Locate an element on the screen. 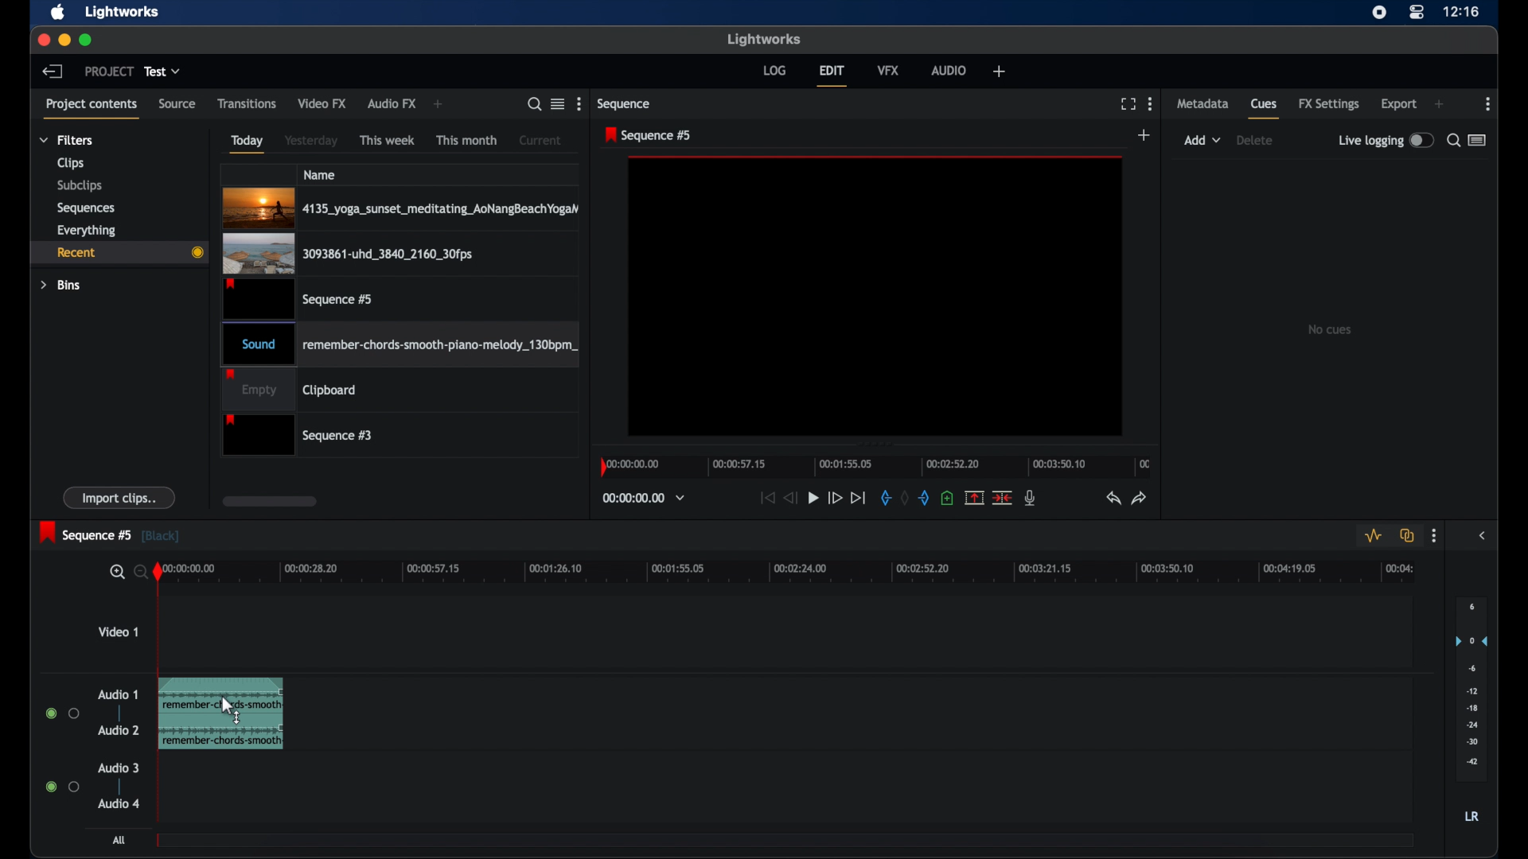 Image resolution: width=1528 pixels, height=859 pixels. no cues is located at coordinates (1329, 329).